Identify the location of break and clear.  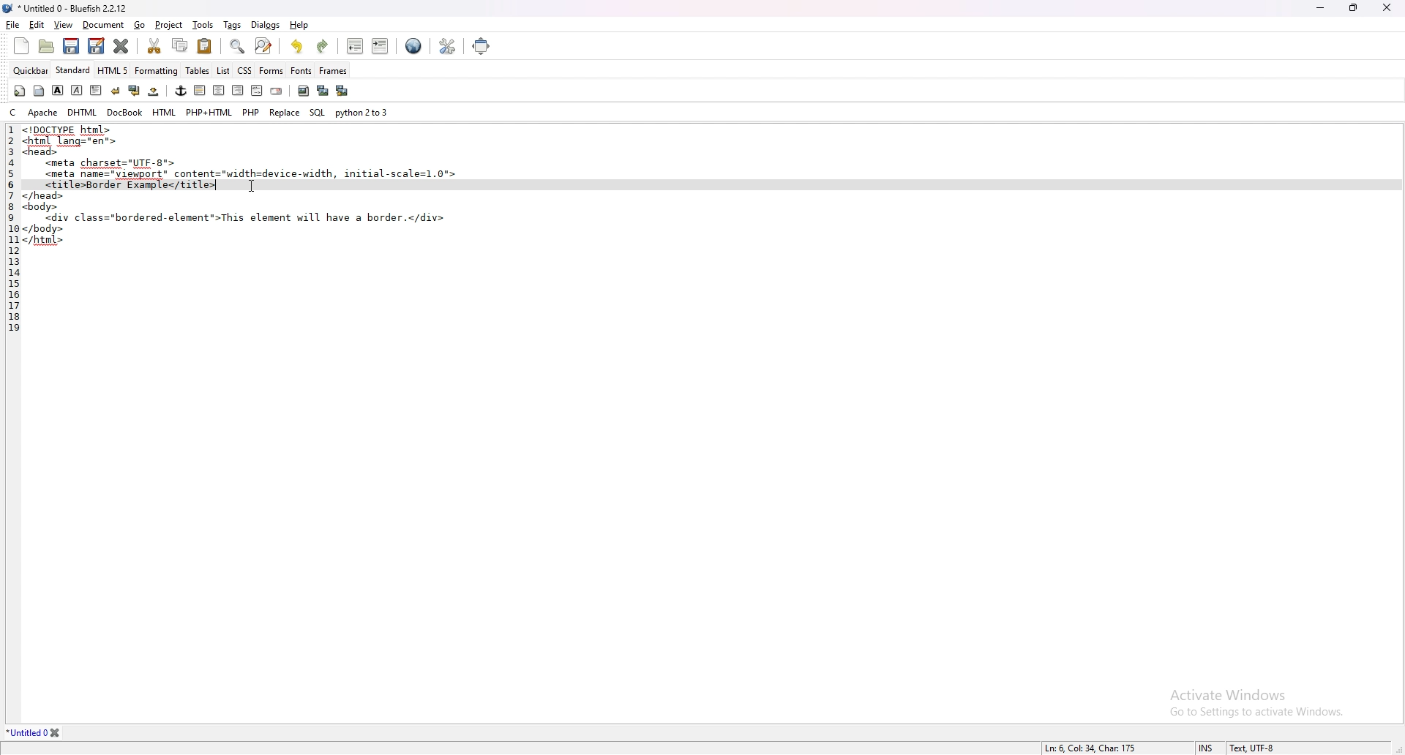
(135, 91).